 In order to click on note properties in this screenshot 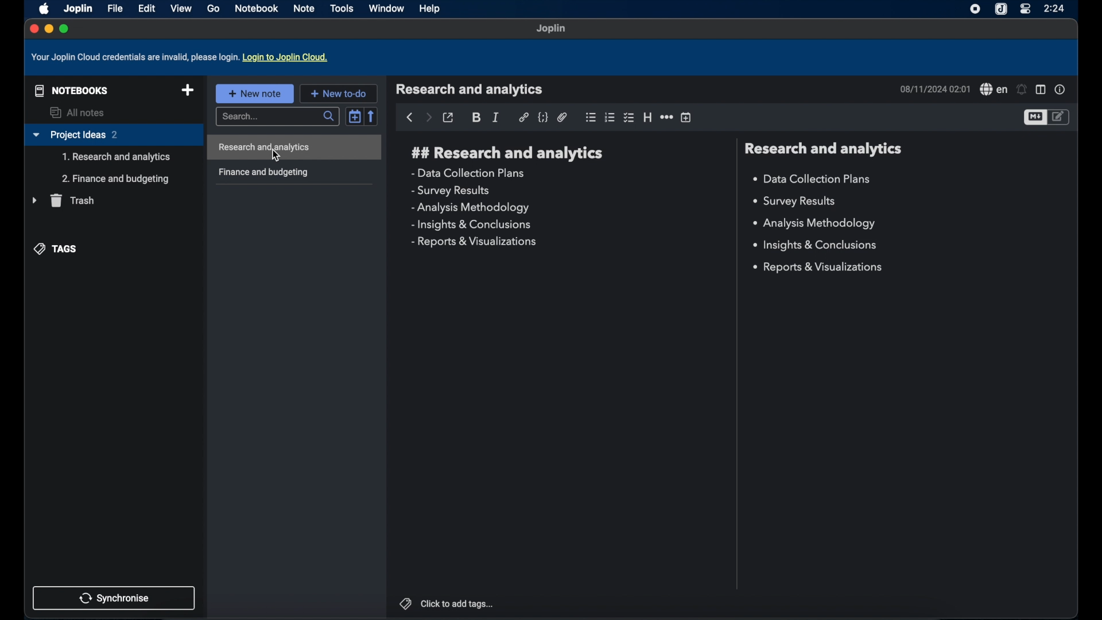, I will do `click(1060, 90)`.